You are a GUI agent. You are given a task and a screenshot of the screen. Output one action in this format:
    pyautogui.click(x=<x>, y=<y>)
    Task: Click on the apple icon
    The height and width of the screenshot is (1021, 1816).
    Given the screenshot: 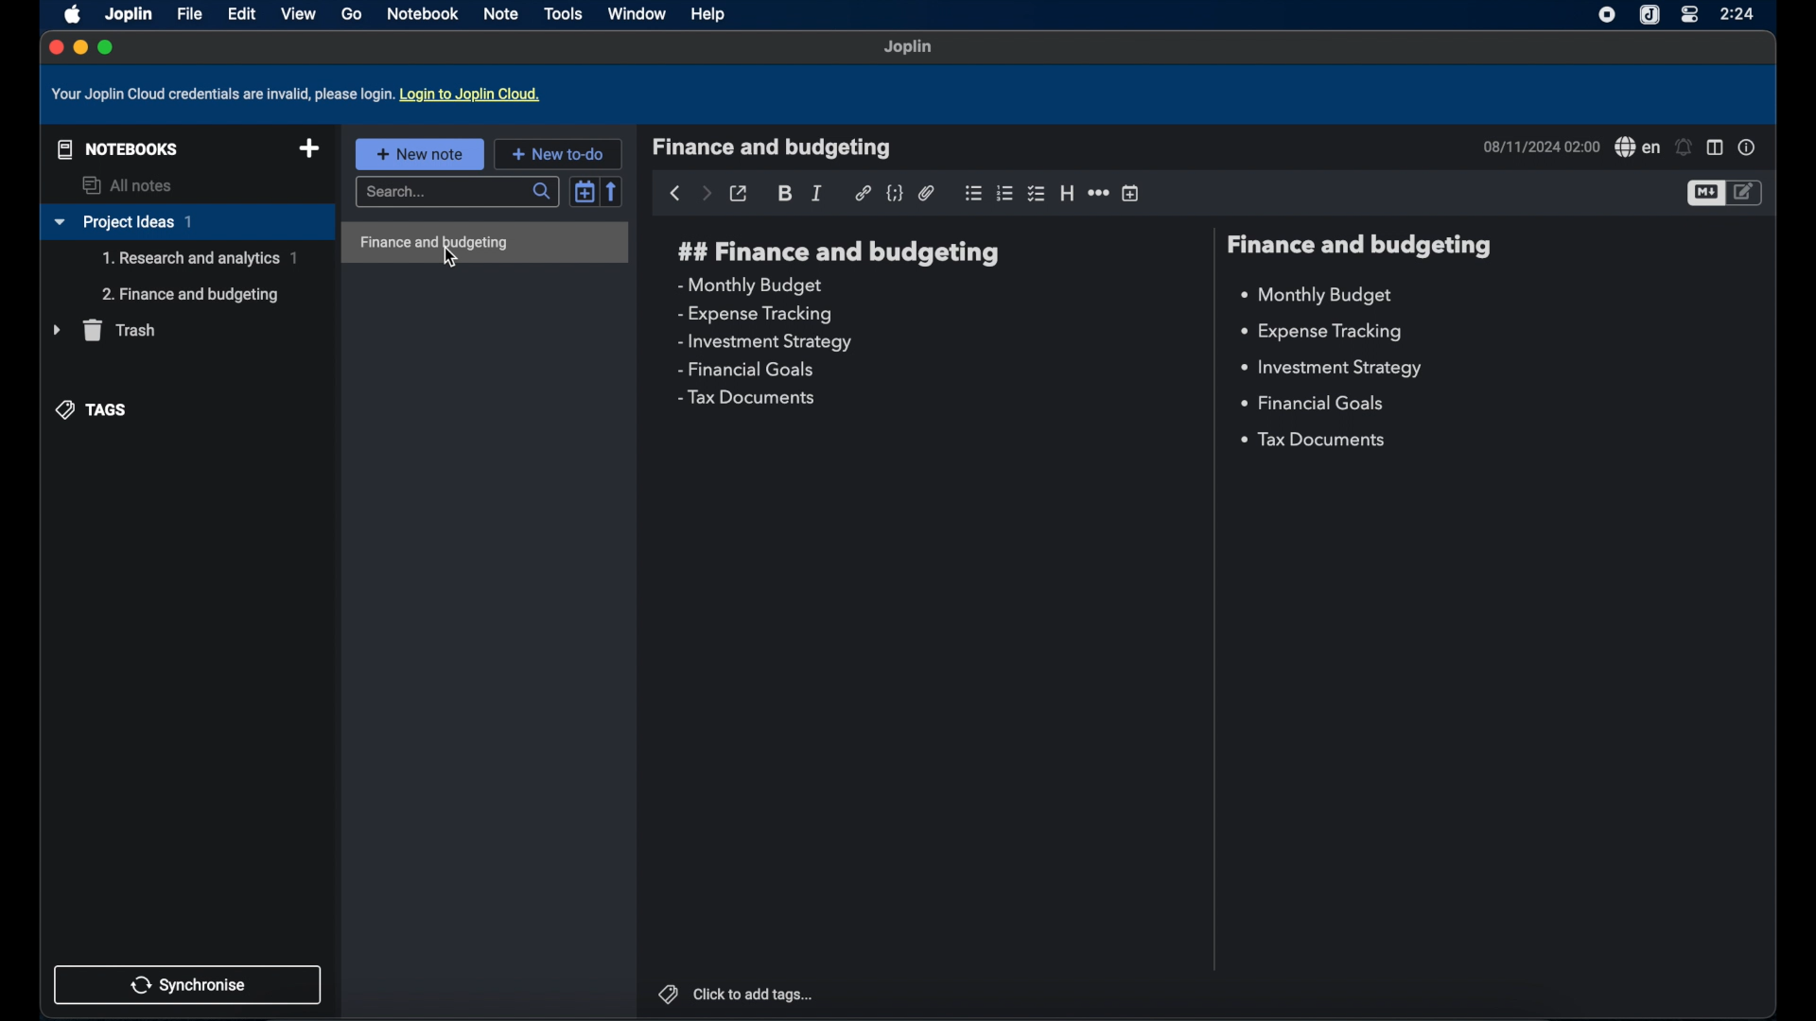 What is the action you would take?
    pyautogui.click(x=69, y=13)
    